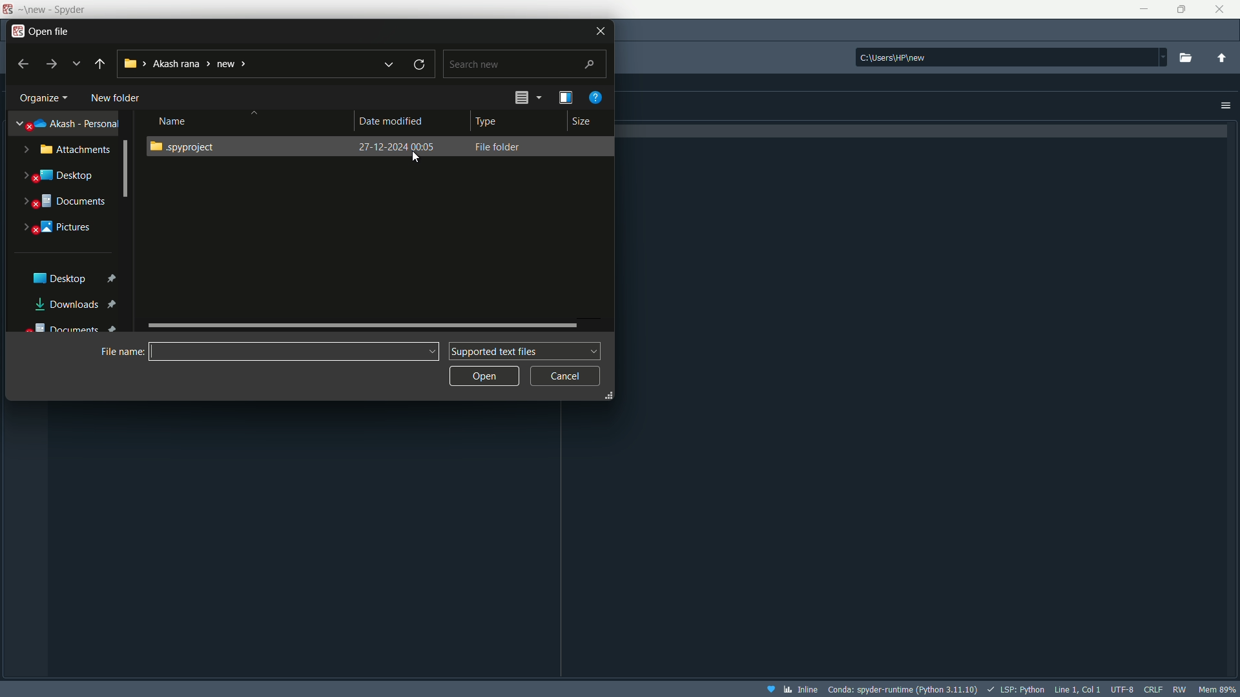 Image resolution: width=1240 pixels, height=697 pixels. I want to click on Desktop, so click(66, 176).